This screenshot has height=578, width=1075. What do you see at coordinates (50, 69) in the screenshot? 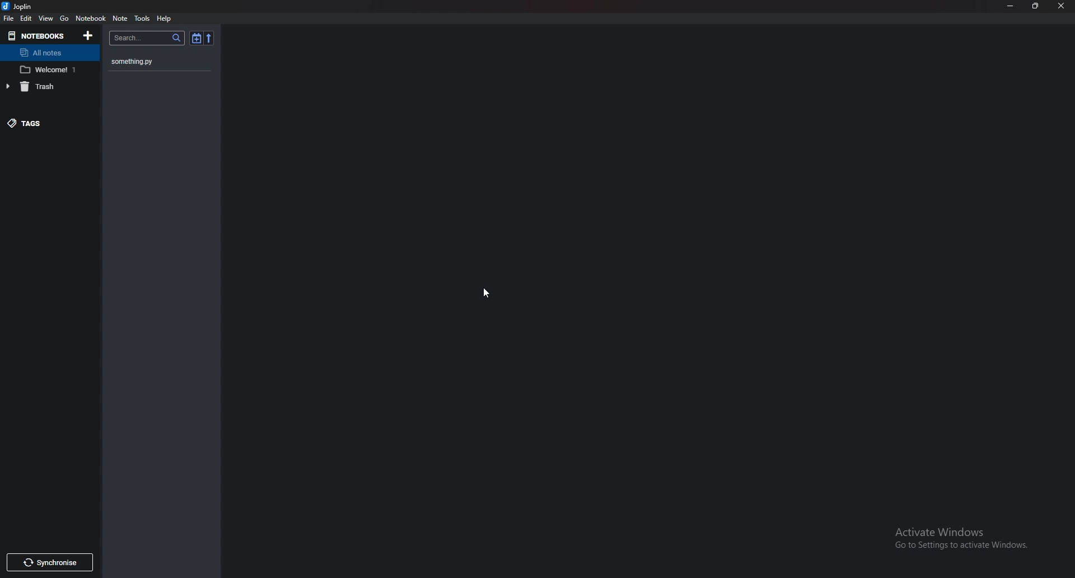
I see `welcome 1` at bounding box center [50, 69].